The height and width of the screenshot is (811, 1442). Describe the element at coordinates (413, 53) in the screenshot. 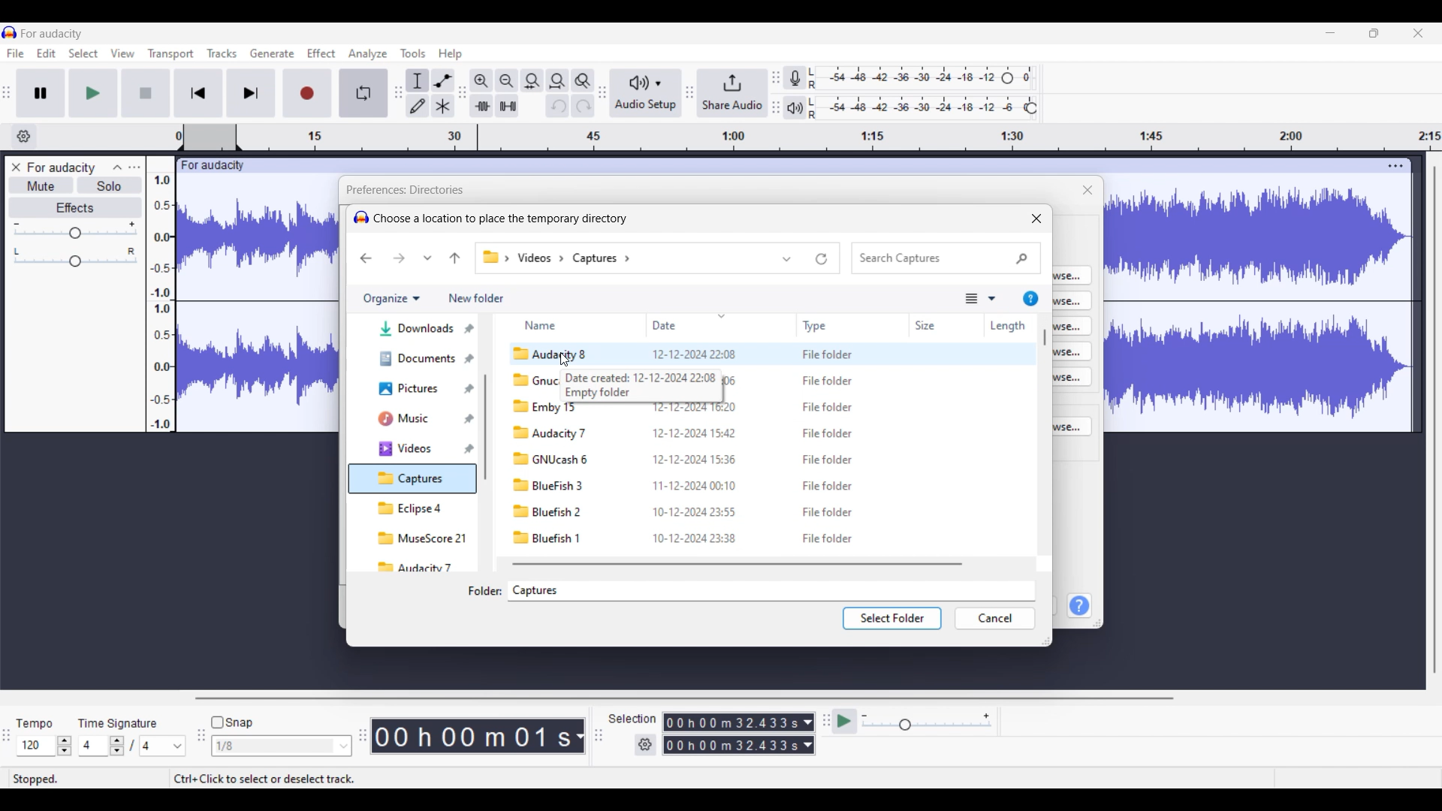

I see `Tools menu` at that location.